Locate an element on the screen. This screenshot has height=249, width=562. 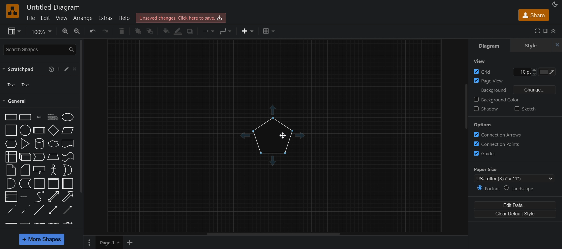
Change is located at coordinates (534, 90).